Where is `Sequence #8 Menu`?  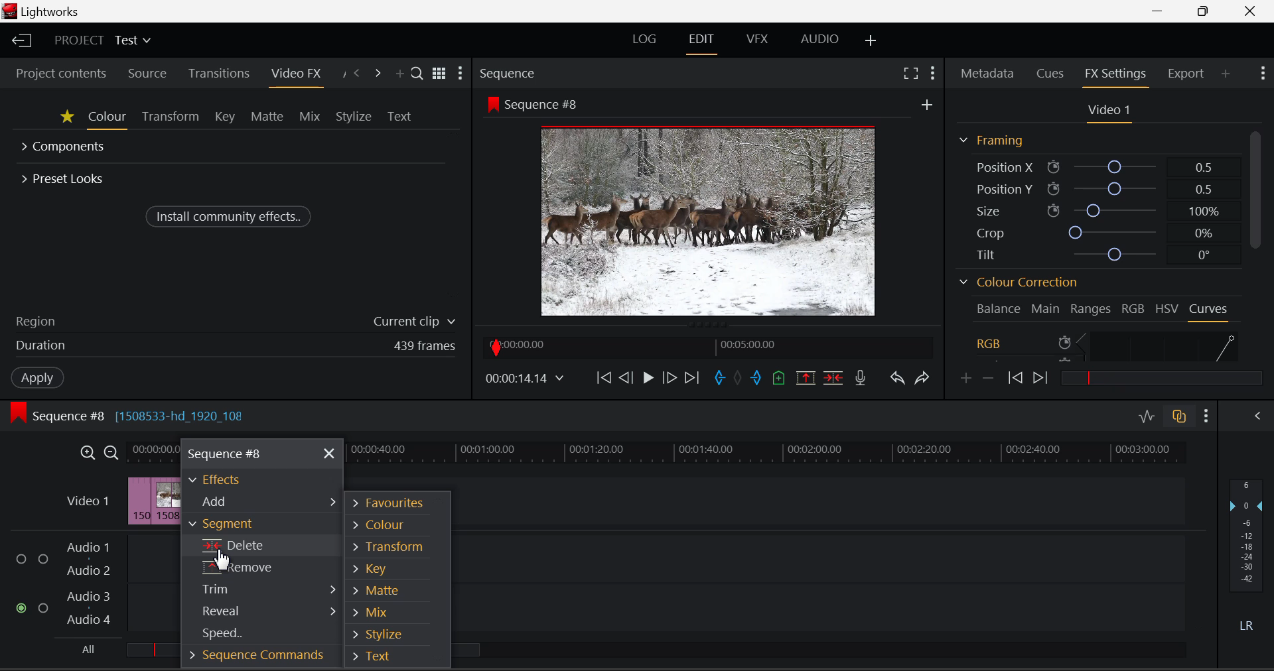 Sequence #8 Menu is located at coordinates (226, 452).